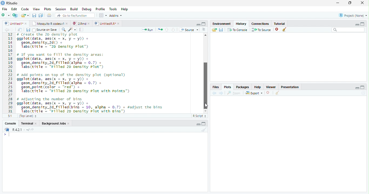 The height and width of the screenshot is (194, 369). Describe the element at coordinates (47, 9) in the screenshot. I see `Plots` at that location.